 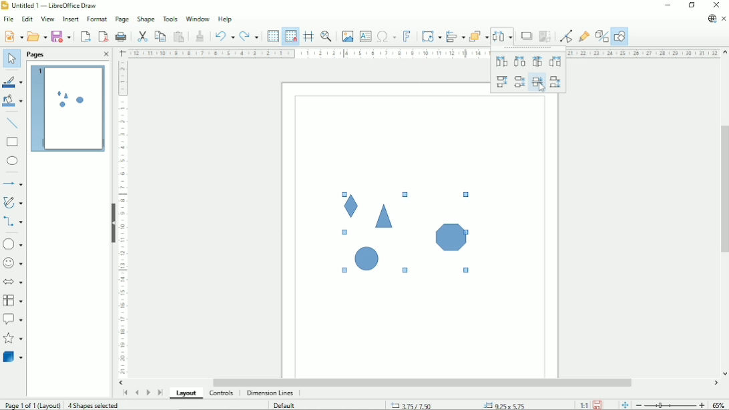 I want to click on Page, so click(x=121, y=19).